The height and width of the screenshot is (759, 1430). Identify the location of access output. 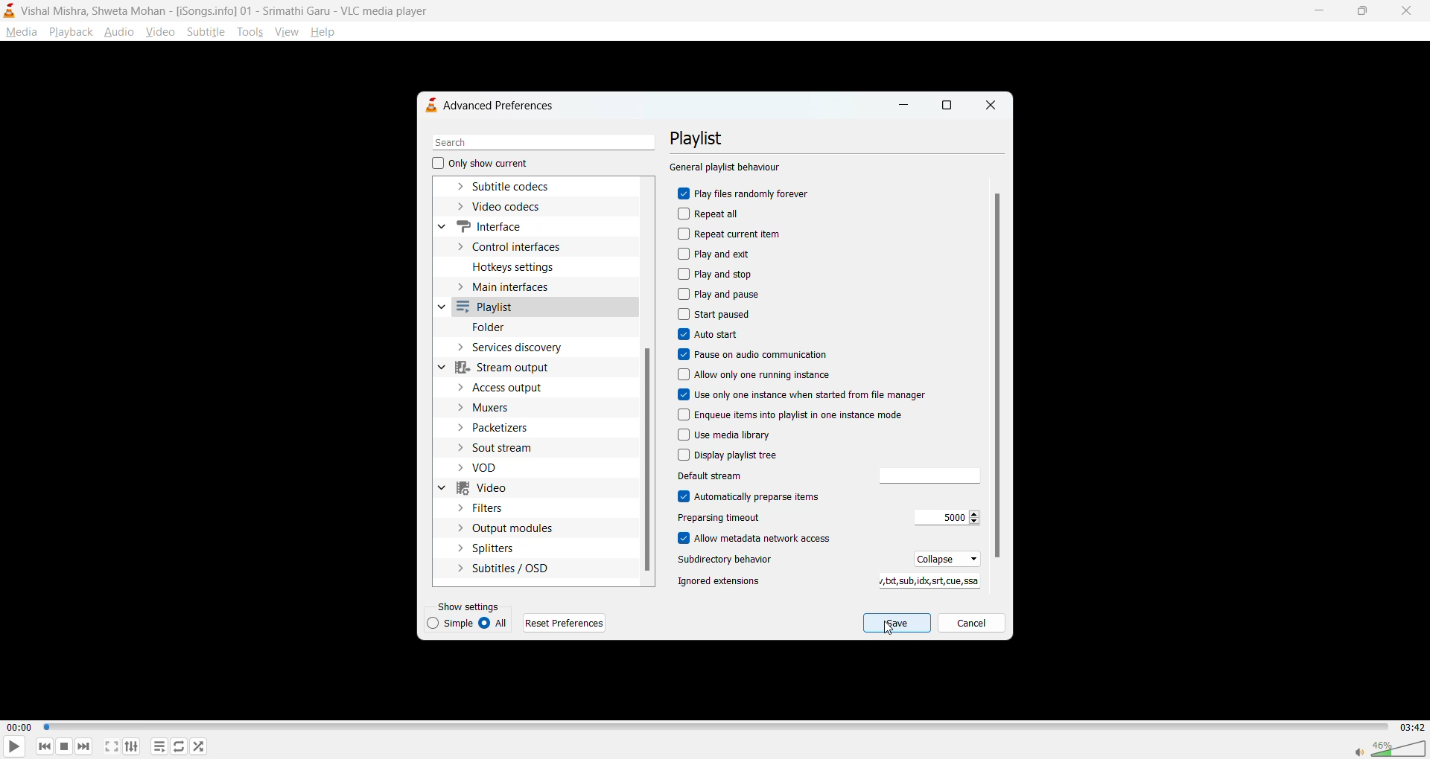
(506, 387).